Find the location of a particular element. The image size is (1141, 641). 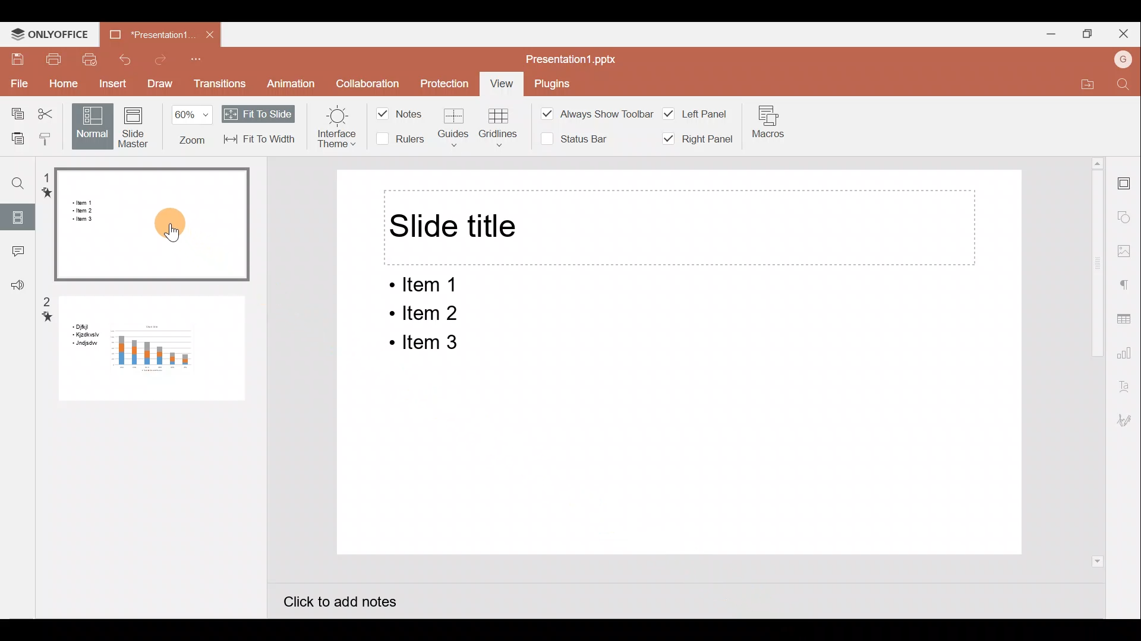

Close is located at coordinates (1123, 35).